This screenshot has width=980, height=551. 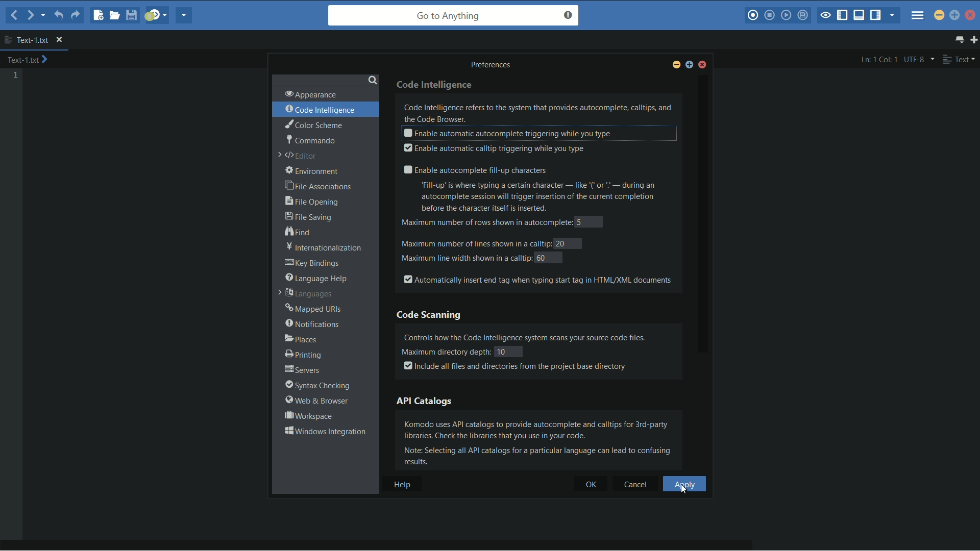 I want to click on enable autocomplete fill up character, so click(x=474, y=170).